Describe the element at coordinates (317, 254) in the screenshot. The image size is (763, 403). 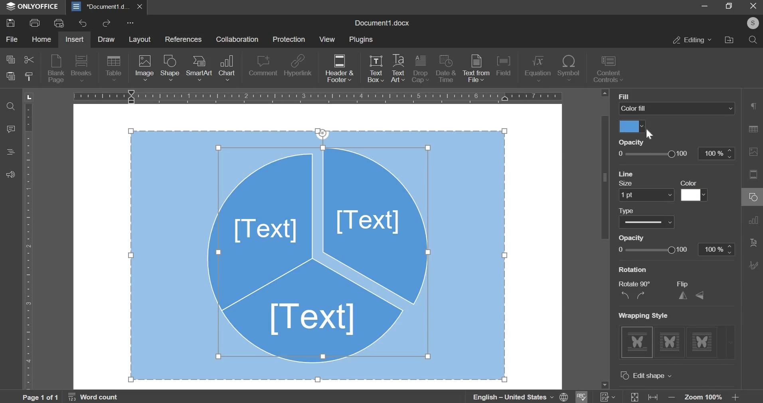
I see `objects` at that location.